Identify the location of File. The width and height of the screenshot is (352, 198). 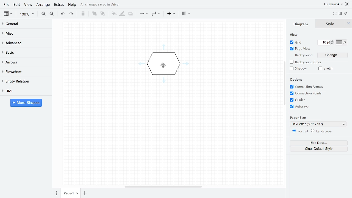
(7, 5).